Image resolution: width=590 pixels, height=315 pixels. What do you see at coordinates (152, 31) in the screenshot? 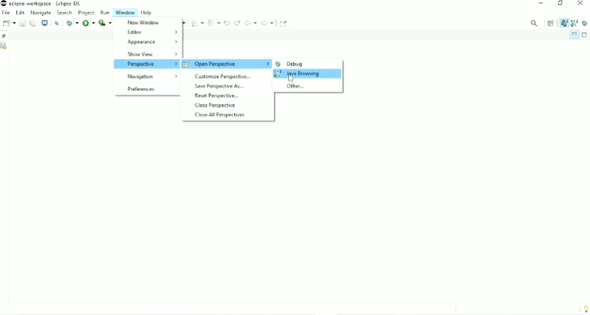
I see `Editor` at bounding box center [152, 31].